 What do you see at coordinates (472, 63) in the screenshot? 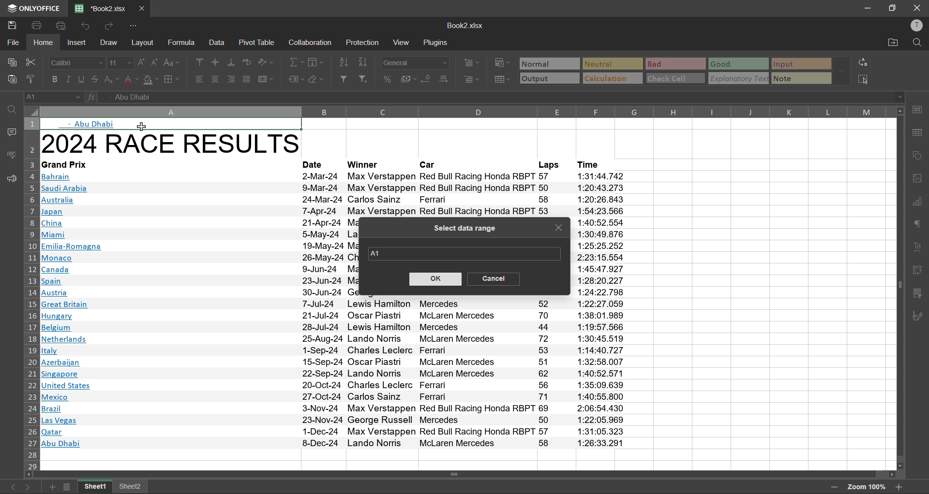
I see `insert cells` at bounding box center [472, 63].